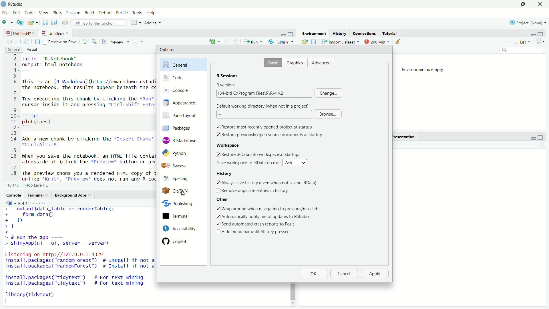  Describe the element at coordinates (295, 163) in the screenshot. I see `Ask` at that location.